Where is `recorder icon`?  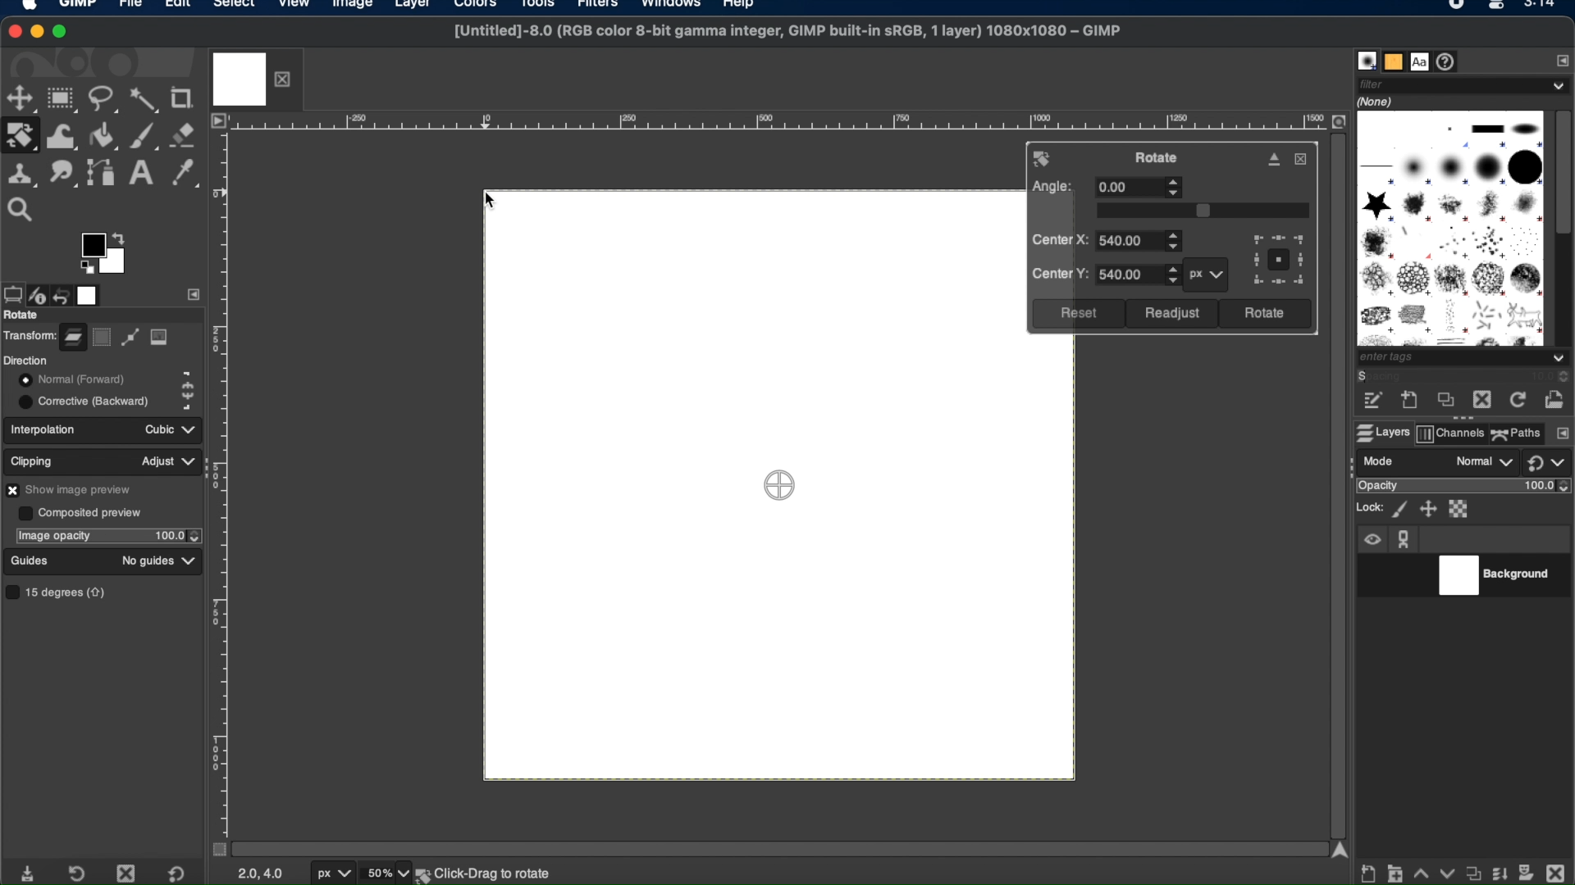 recorder icon is located at coordinates (1454, 7).